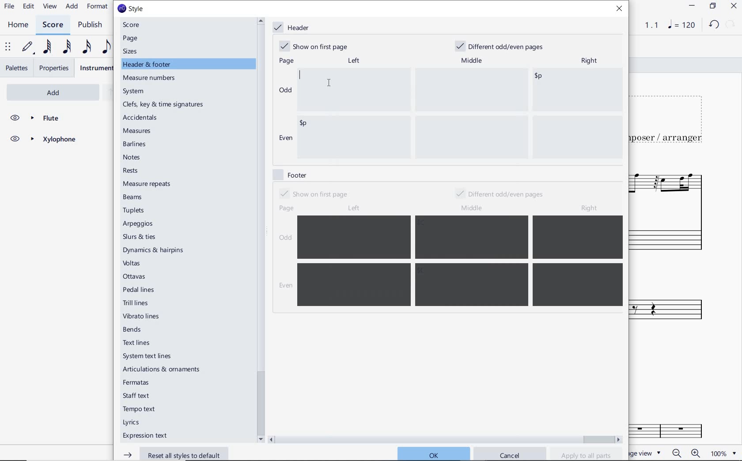 Image resolution: width=742 pixels, height=461 pixels. What do you see at coordinates (133, 423) in the screenshot?
I see `Lyrics` at bounding box center [133, 423].